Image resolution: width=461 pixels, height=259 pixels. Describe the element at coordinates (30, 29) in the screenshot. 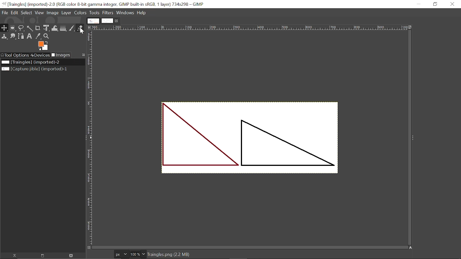

I see `Fuzzy select tool` at that location.